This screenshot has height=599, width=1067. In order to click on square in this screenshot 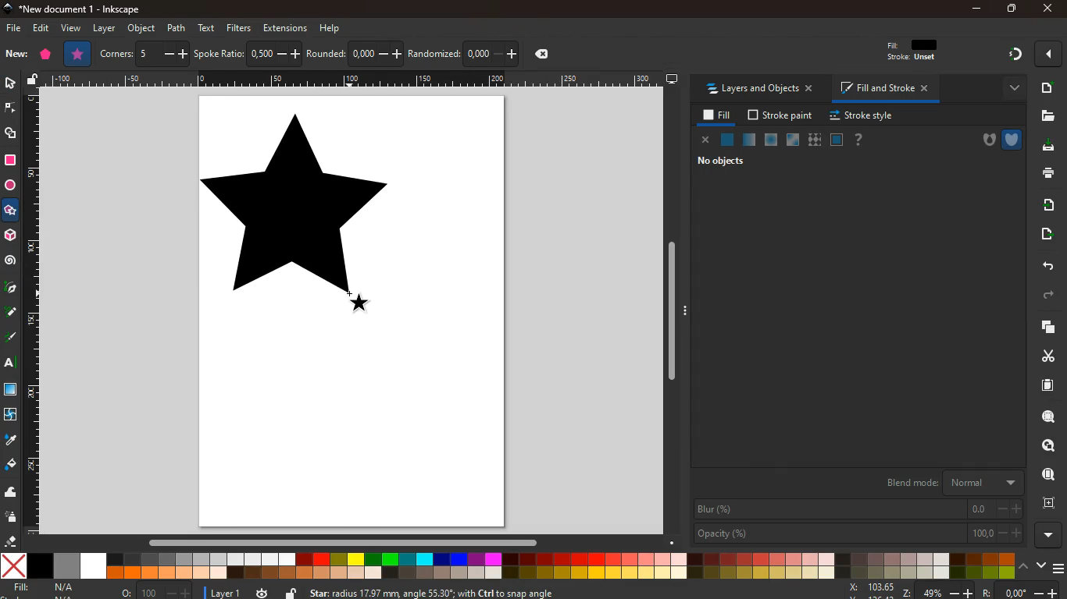, I will do `click(12, 161)`.